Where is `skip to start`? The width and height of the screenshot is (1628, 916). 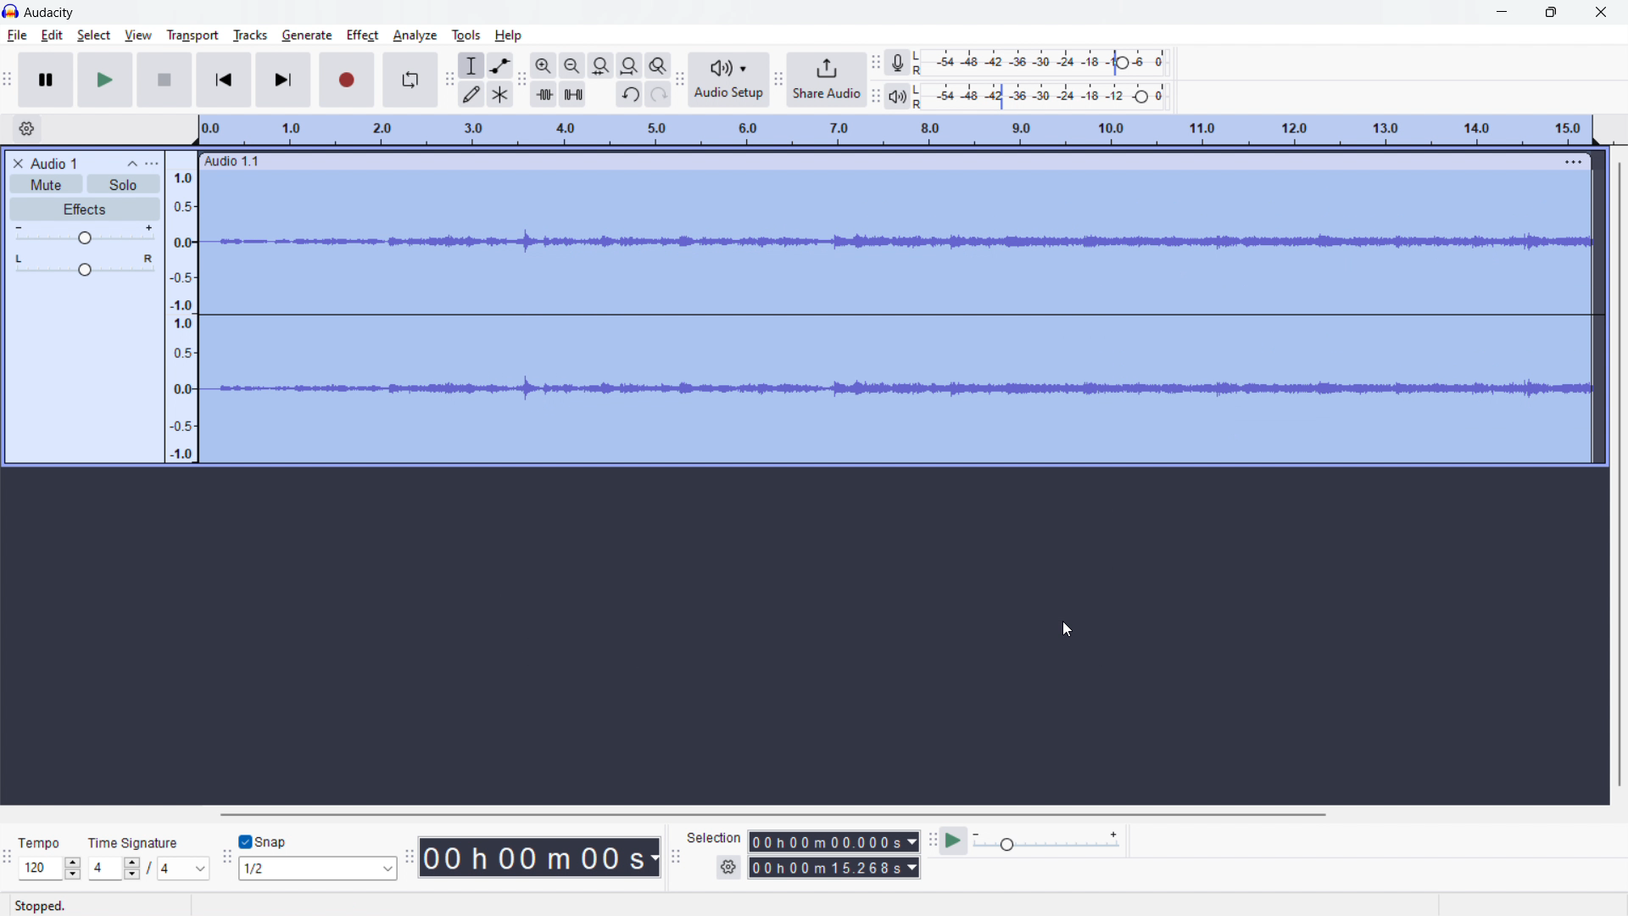
skip to start is located at coordinates (224, 80).